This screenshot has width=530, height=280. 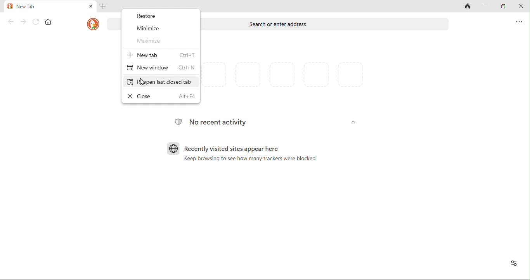 I want to click on duckduck go logo, so click(x=93, y=24).